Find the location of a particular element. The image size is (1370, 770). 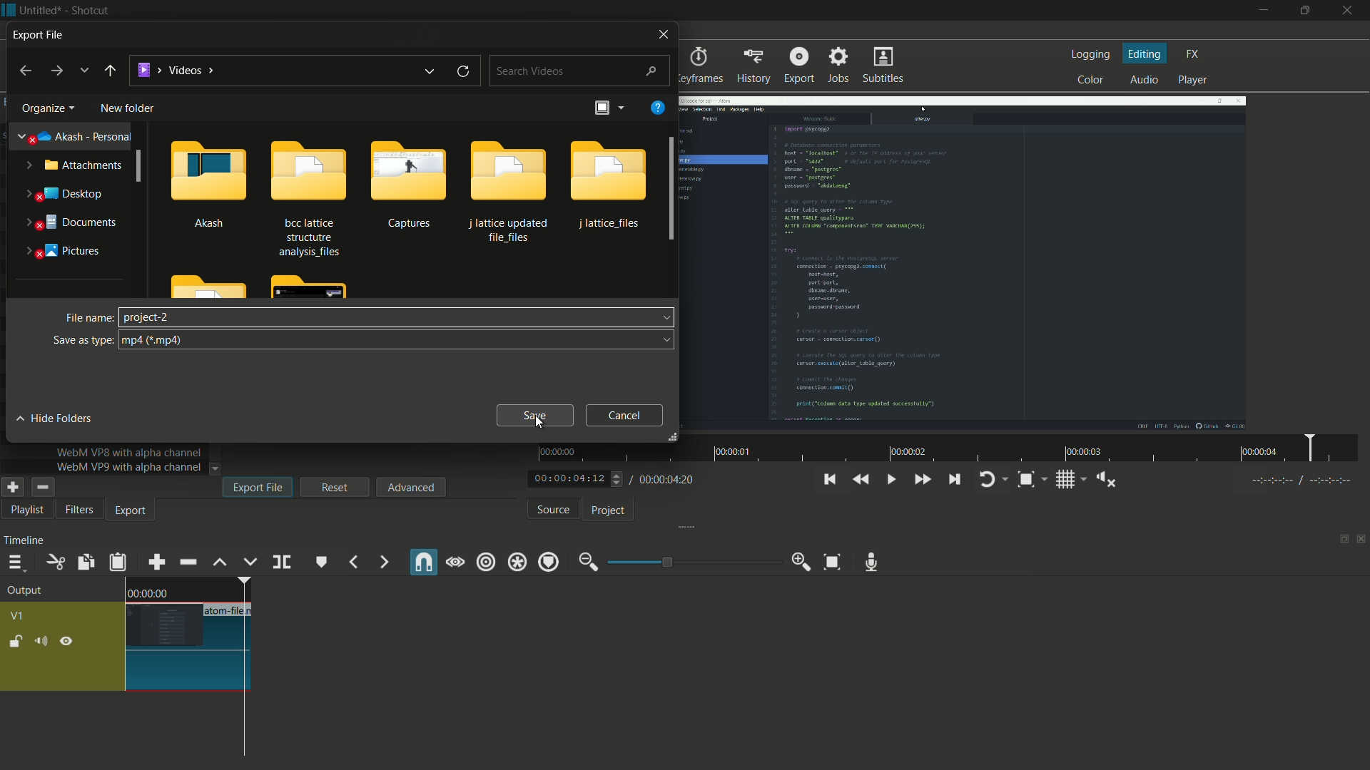

create or edit marker is located at coordinates (320, 563).